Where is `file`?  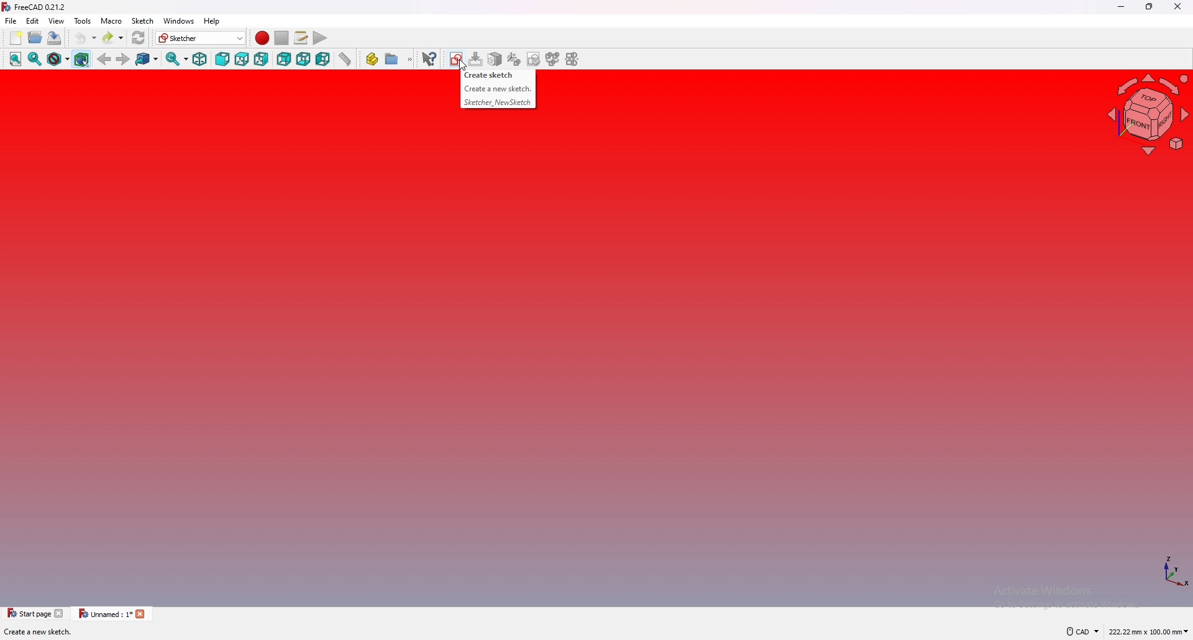 file is located at coordinates (11, 21).